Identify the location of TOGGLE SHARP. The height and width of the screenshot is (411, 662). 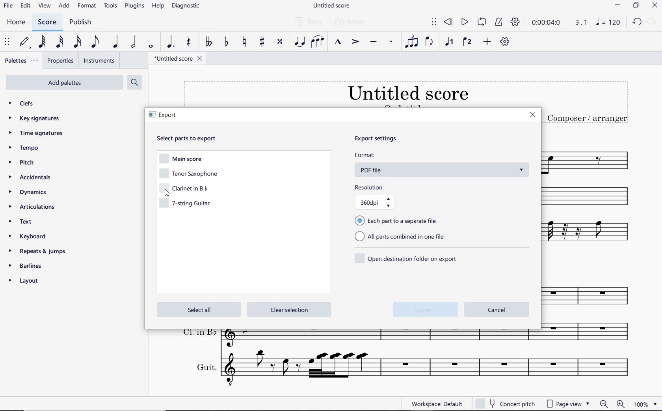
(262, 43).